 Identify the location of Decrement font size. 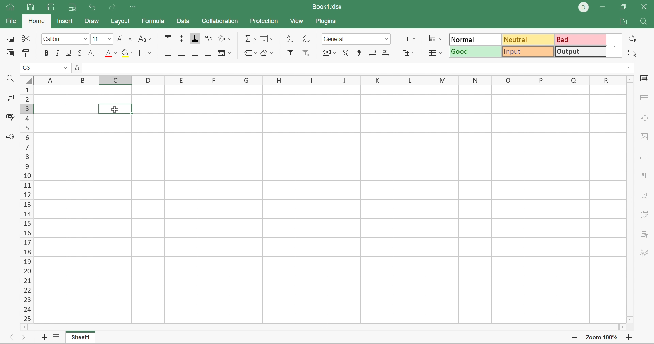
(131, 39).